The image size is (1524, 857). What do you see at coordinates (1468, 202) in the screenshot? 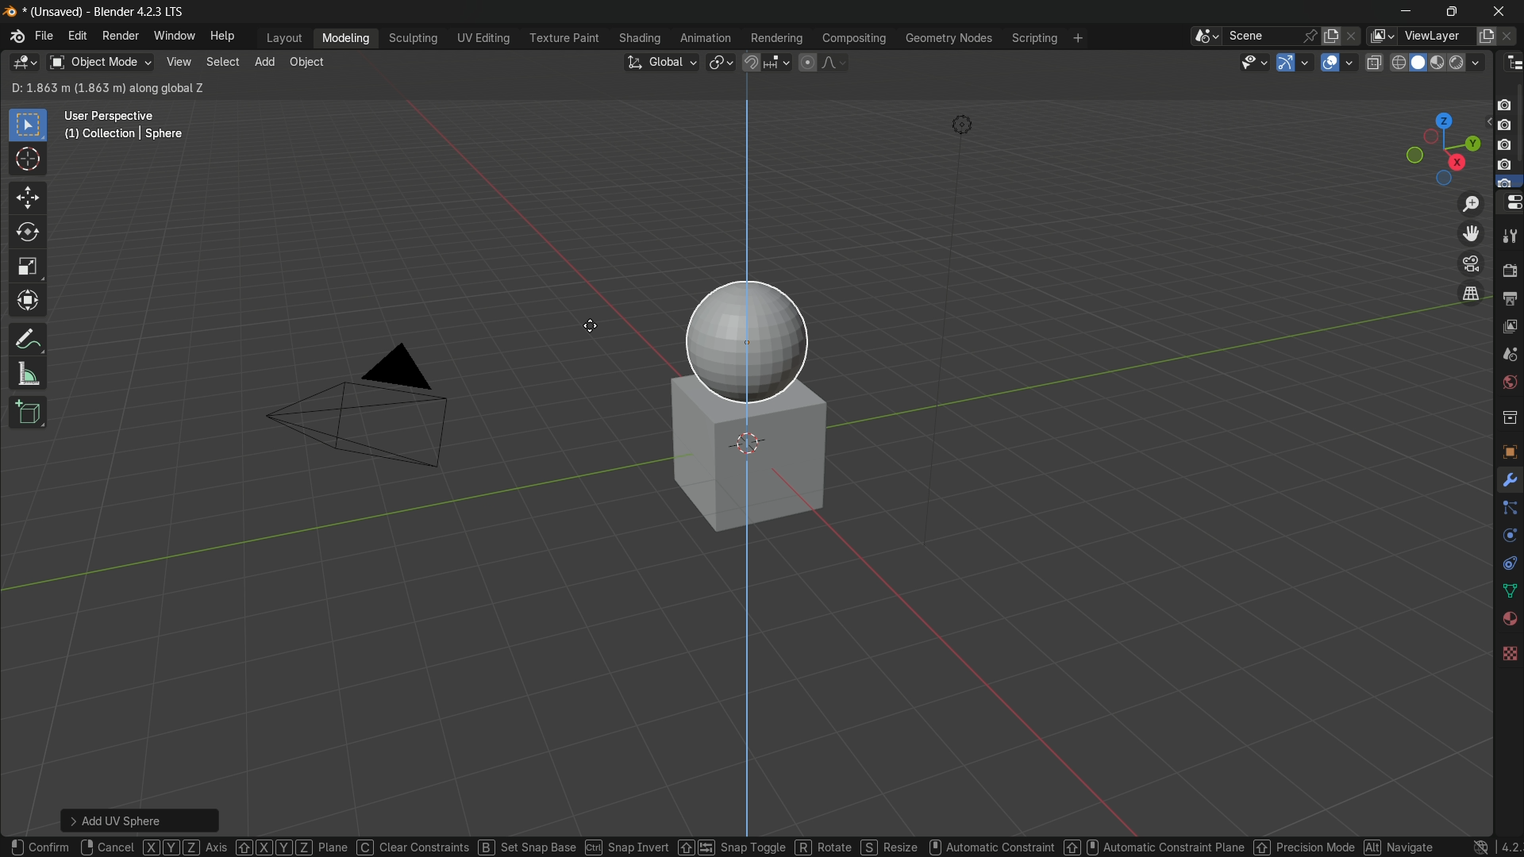
I see `zoom in/out` at bounding box center [1468, 202].